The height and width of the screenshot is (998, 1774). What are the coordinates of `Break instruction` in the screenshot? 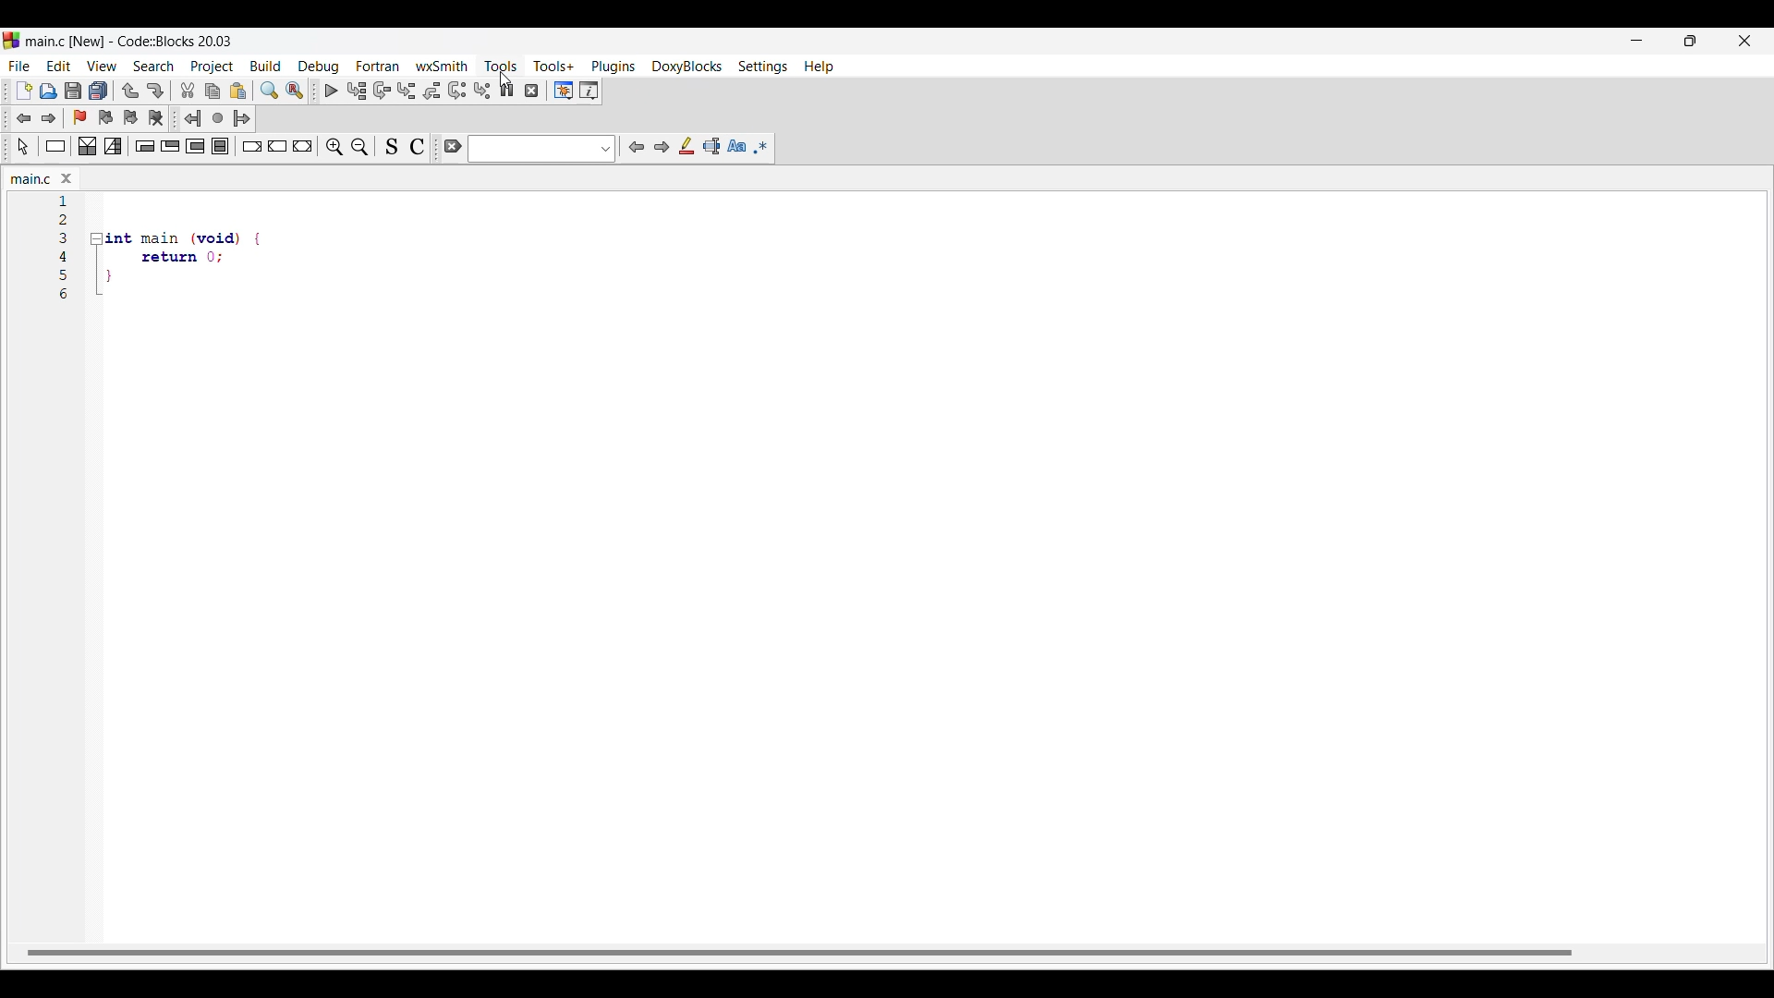 It's located at (252, 147).